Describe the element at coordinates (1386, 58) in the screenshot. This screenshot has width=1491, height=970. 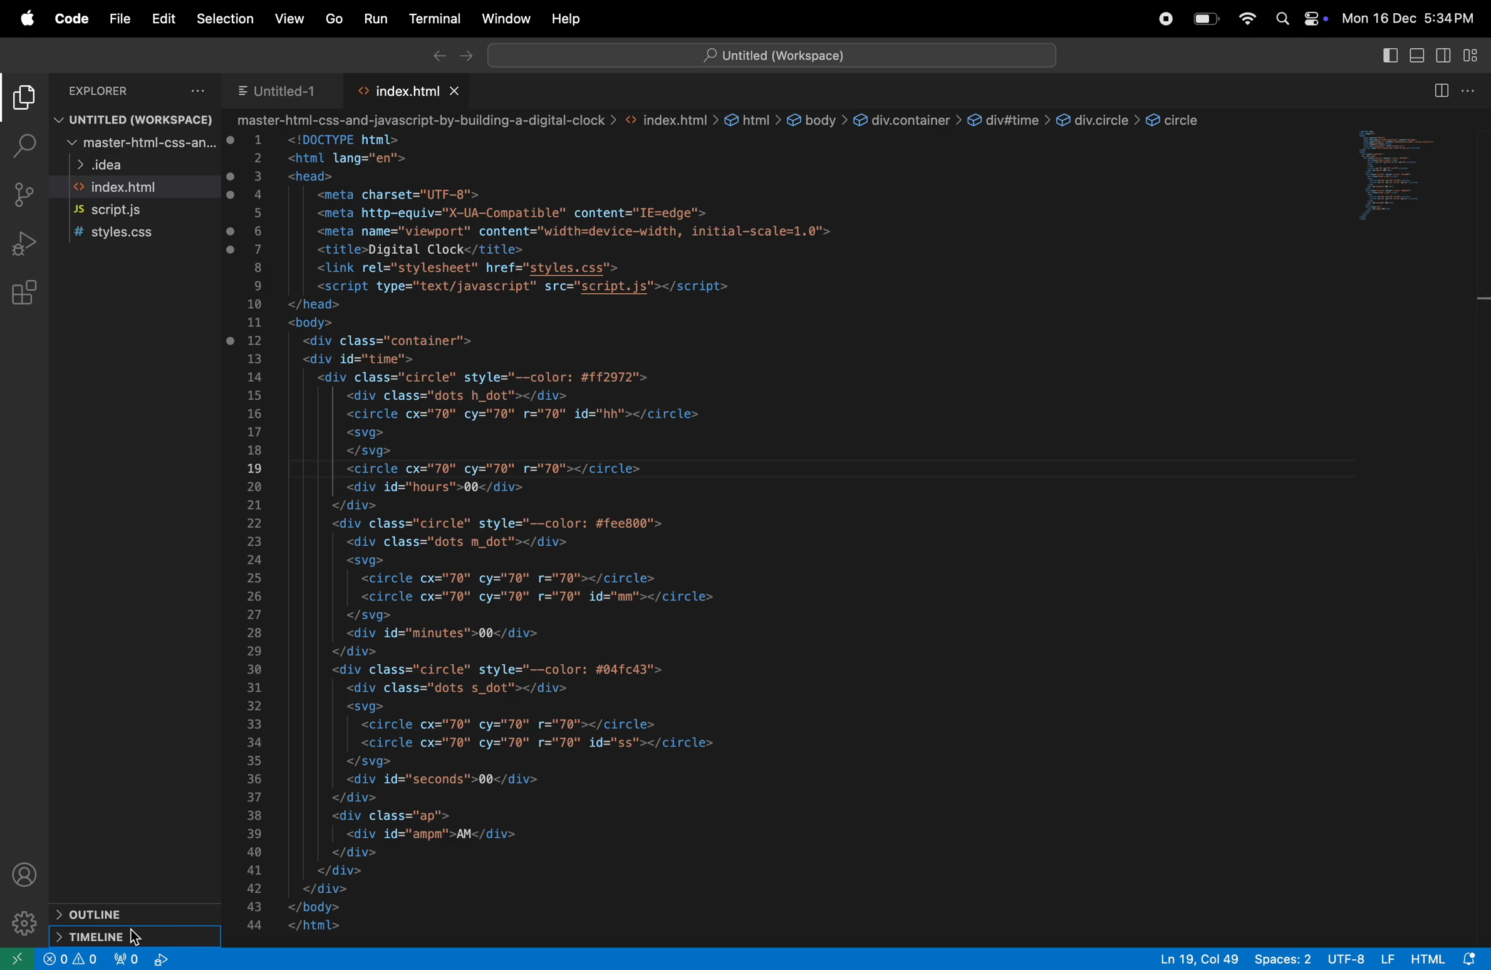
I see `split editor` at that location.